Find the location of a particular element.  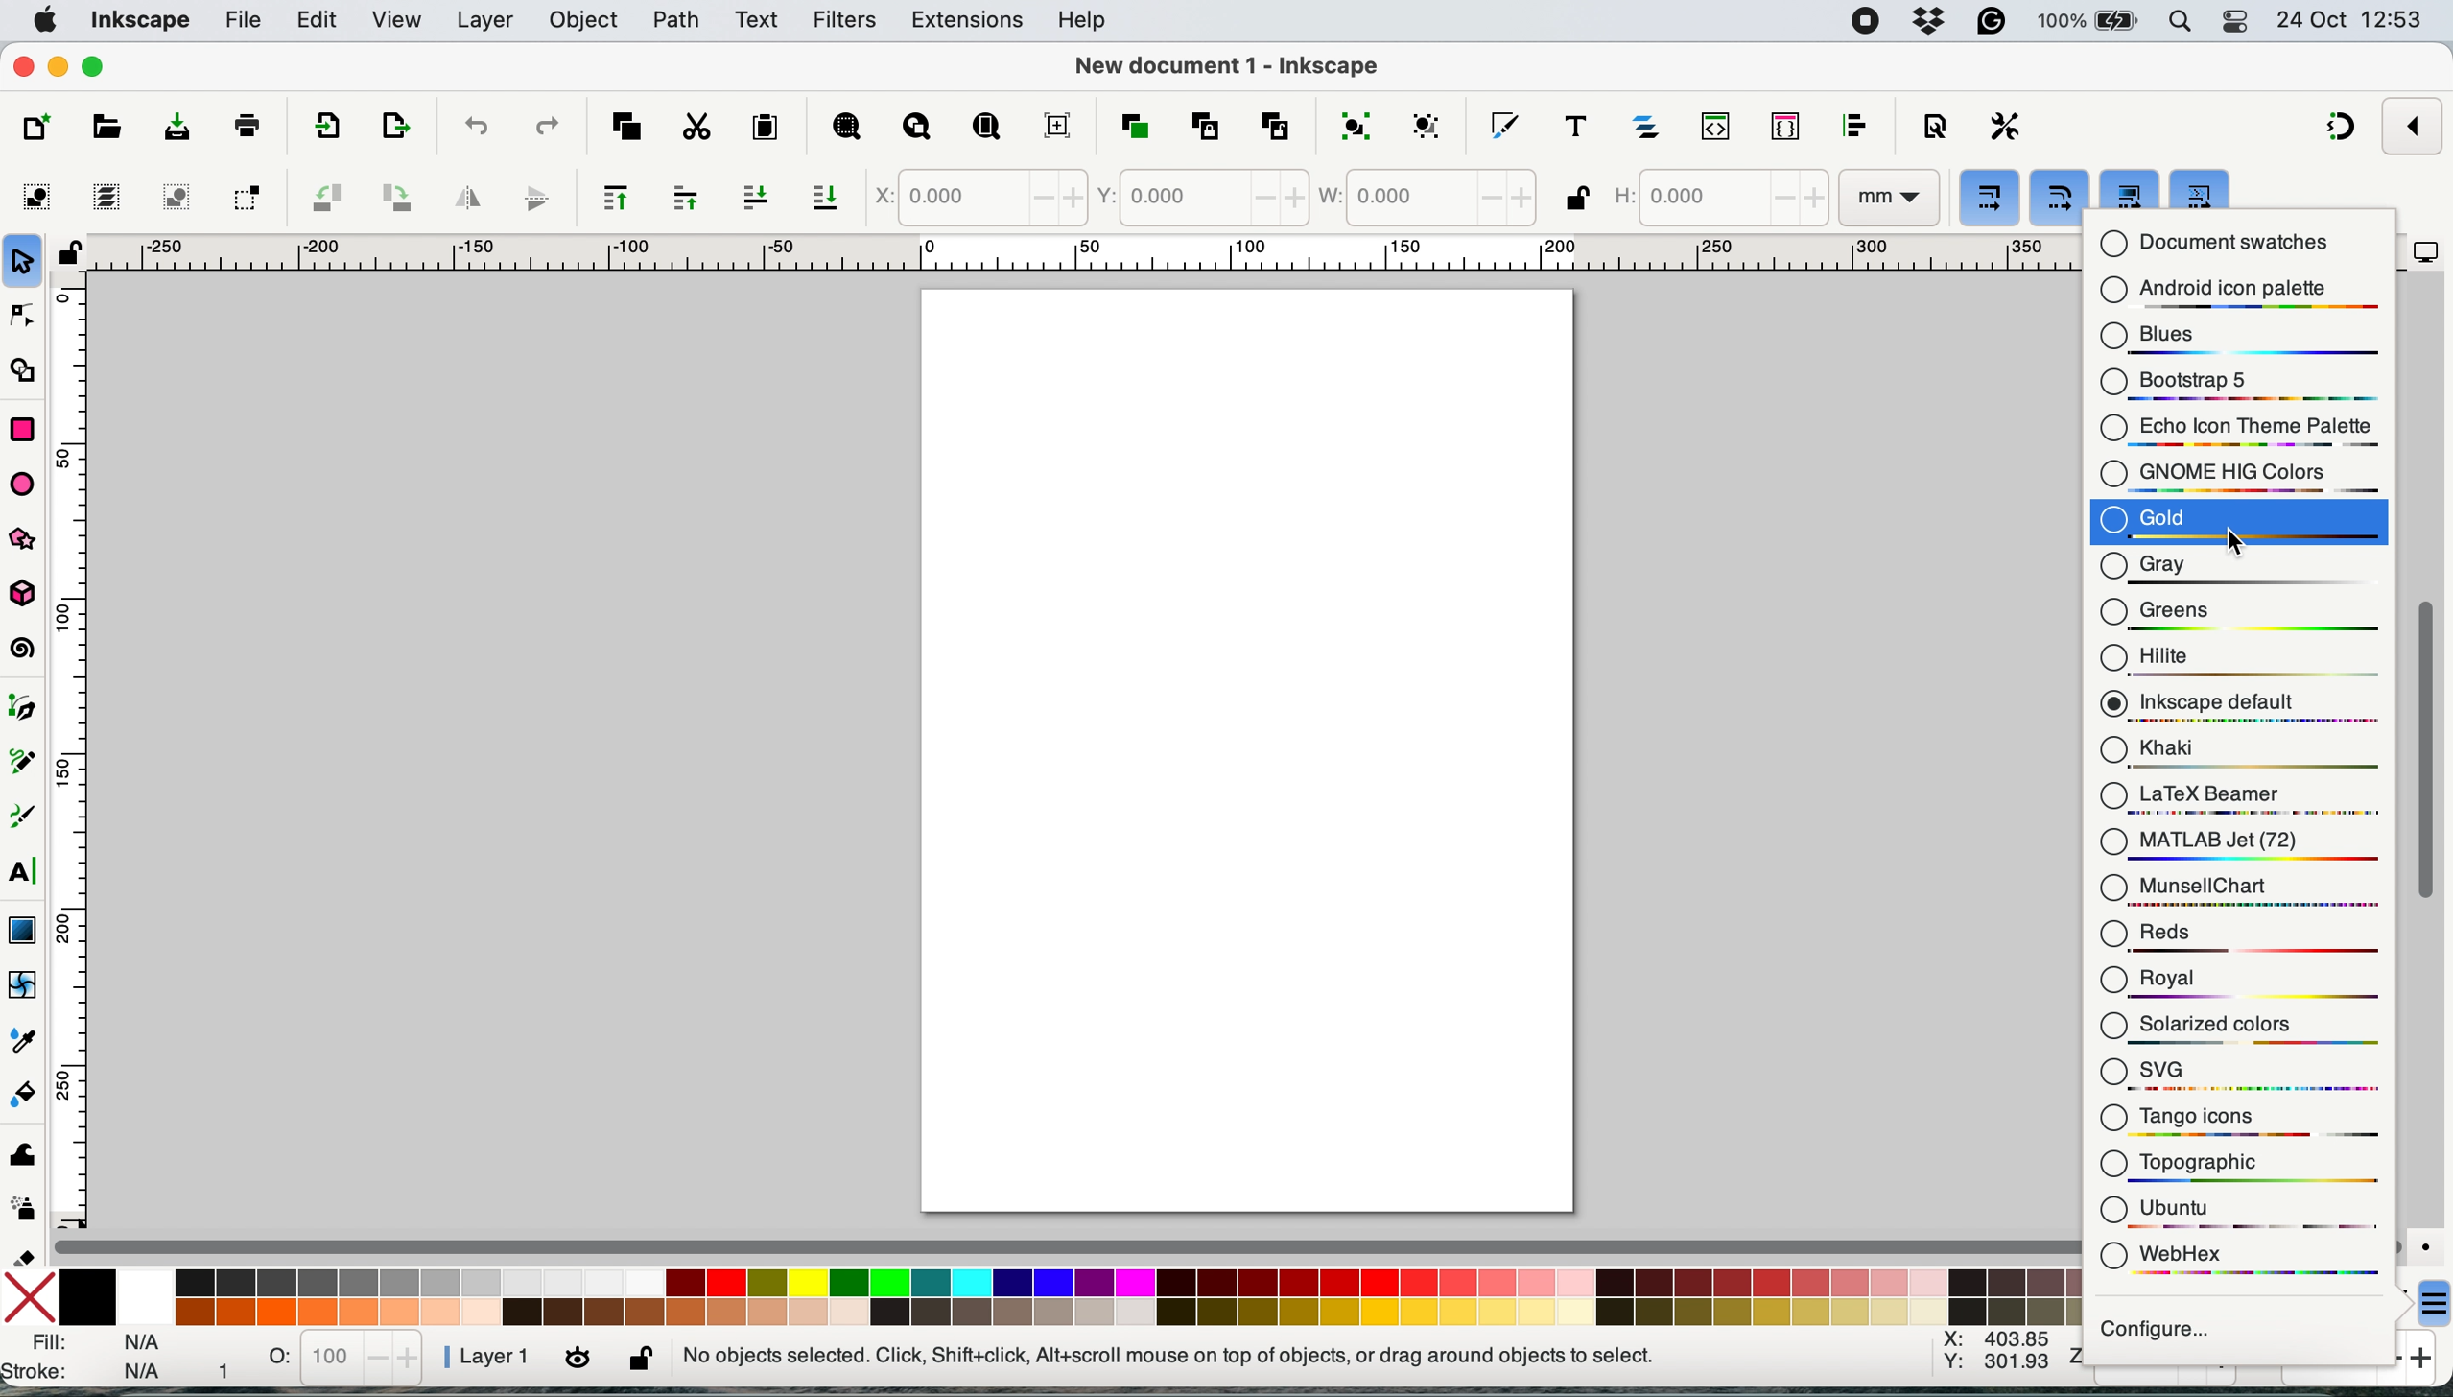

save is located at coordinates (176, 130).